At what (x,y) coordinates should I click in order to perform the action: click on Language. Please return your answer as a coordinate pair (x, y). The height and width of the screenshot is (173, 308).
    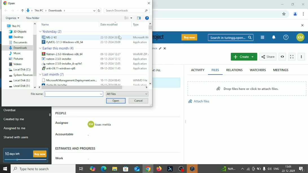
    Looking at the image, I should click on (277, 169).